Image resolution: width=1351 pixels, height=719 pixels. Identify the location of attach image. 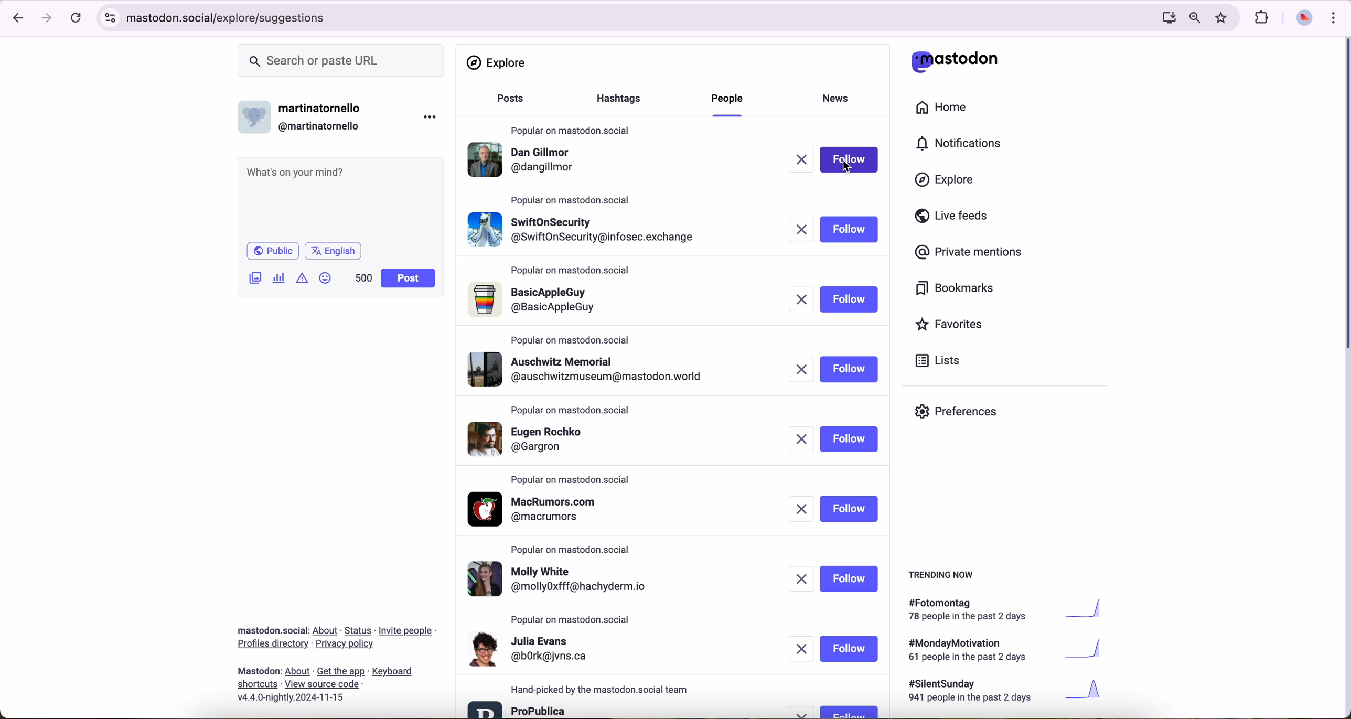
(256, 277).